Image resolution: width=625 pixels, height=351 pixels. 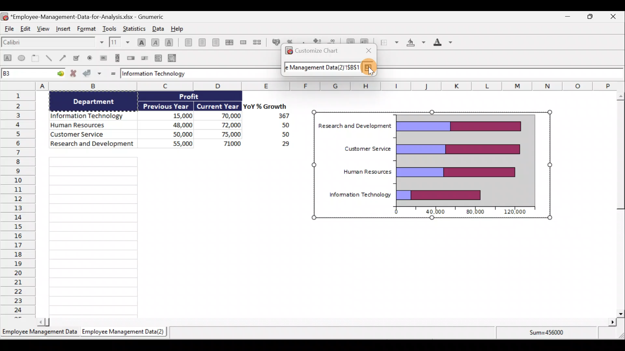 I want to click on Underline, so click(x=171, y=44).